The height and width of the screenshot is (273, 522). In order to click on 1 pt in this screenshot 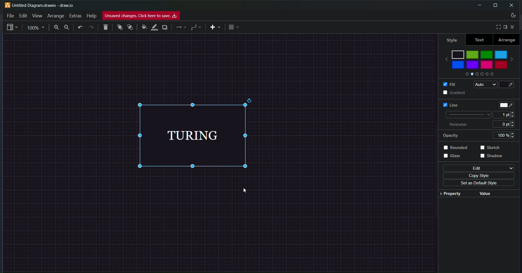, I will do `click(506, 115)`.